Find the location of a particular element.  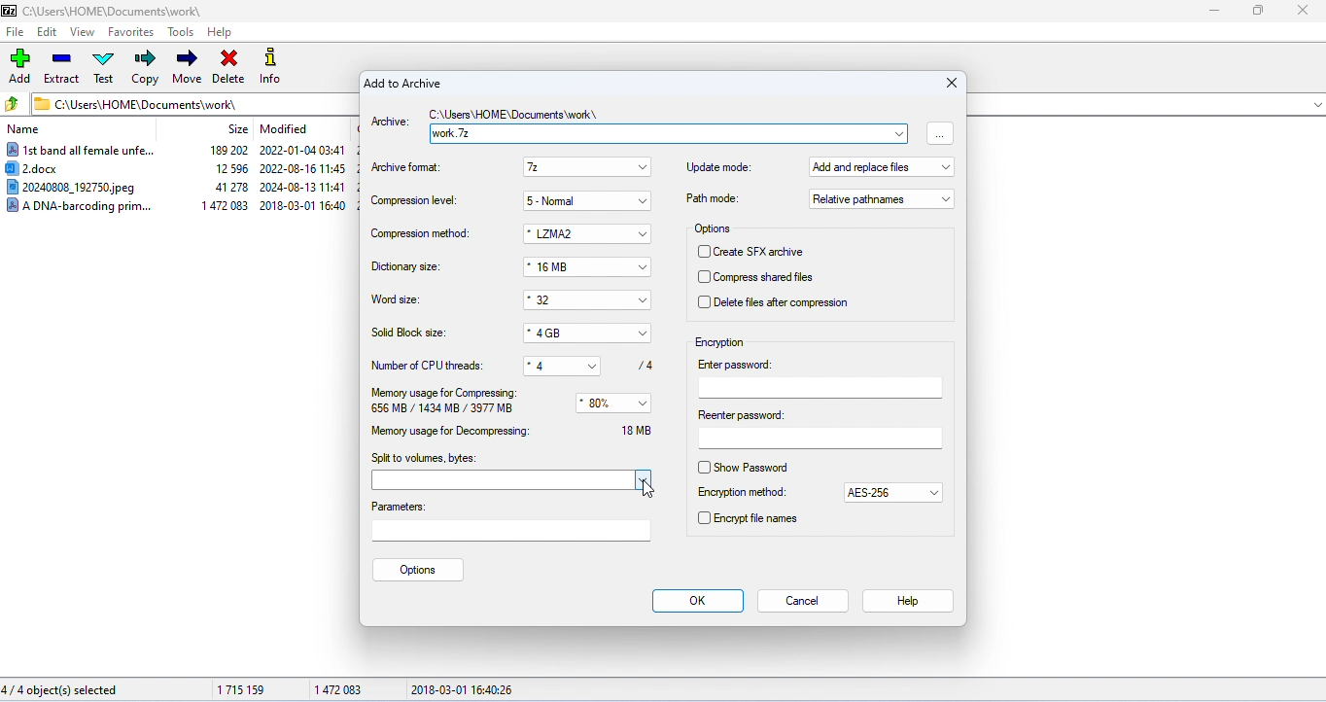

options is located at coordinates (715, 229).